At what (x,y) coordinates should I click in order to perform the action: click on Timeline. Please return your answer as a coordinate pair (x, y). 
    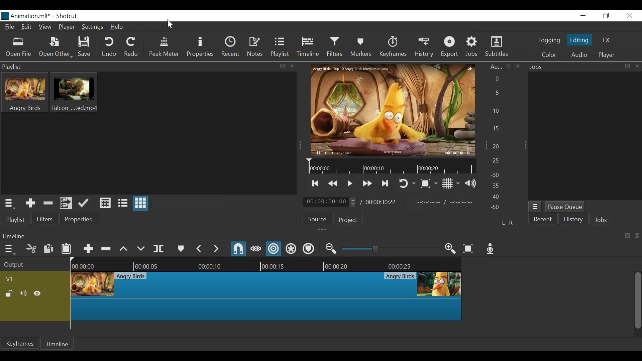
    Looking at the image, I should click on (59, 343).